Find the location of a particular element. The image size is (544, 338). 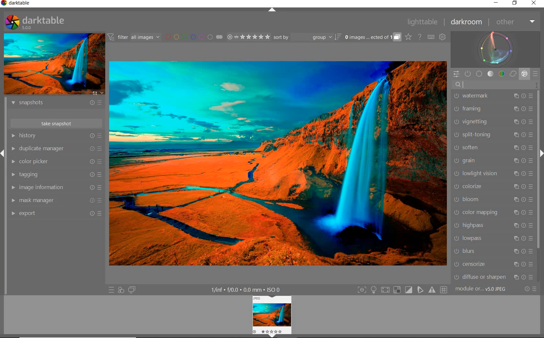

highpass is located at coordinates (493, 226).